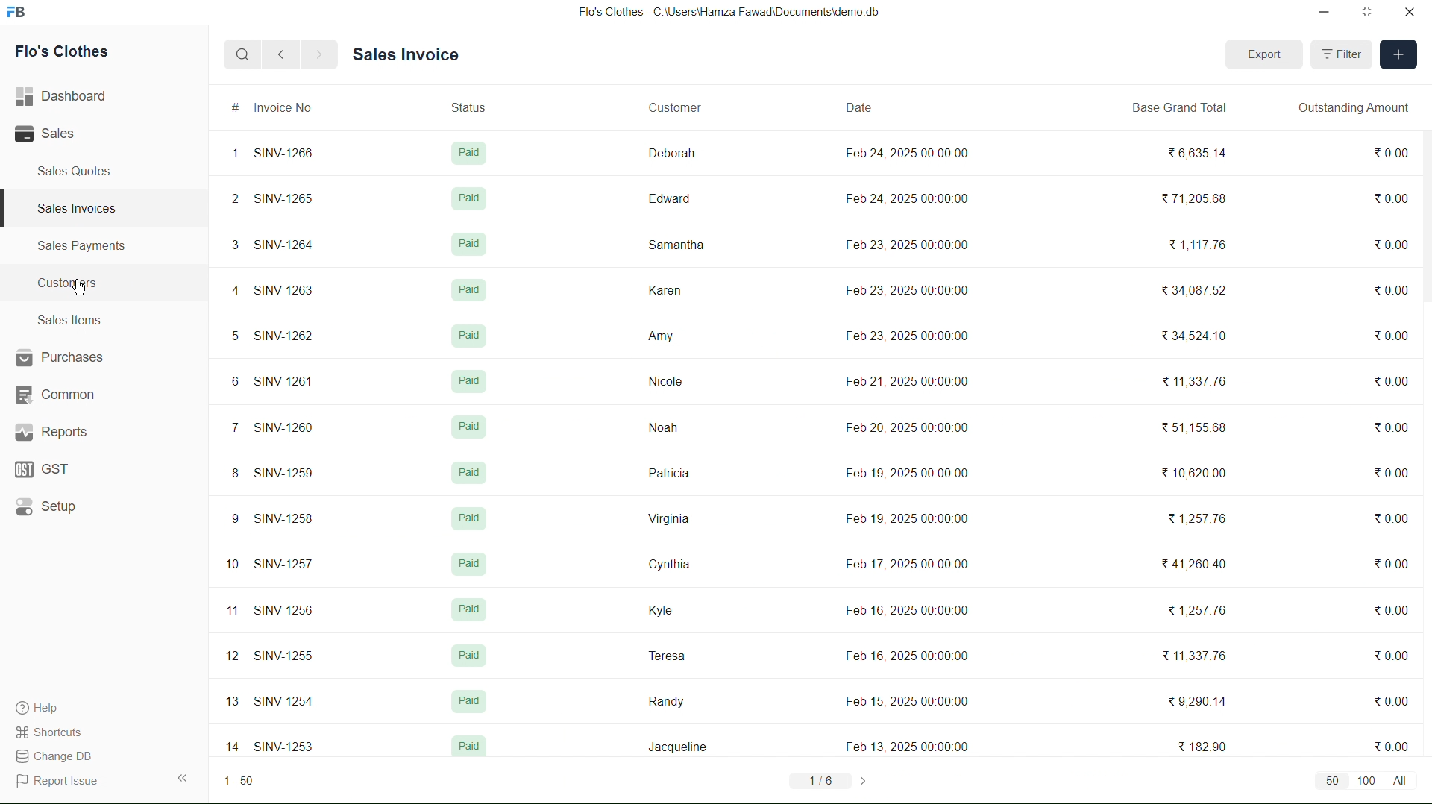 This screenshot has width=1432, height=804. What do you see at coordinates (1262, 52) in the screenshot?
I see `Export` at bounding box center [1262, 52].